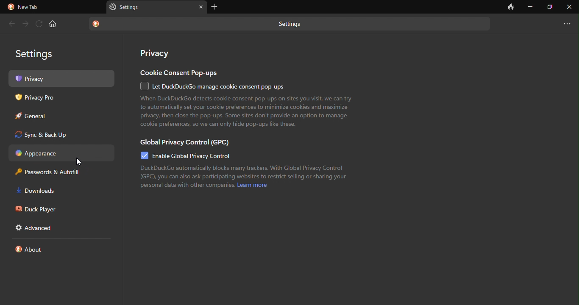  Describe the element at coordinates (221, 86) in the screenshot. I see `managing cookie consent pop-ups` at that location.